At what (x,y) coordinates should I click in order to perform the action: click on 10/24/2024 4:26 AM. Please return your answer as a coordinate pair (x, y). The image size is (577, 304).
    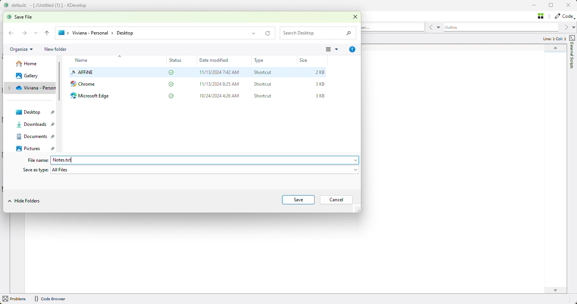
    Looking at the image, I should click on (221, 96).